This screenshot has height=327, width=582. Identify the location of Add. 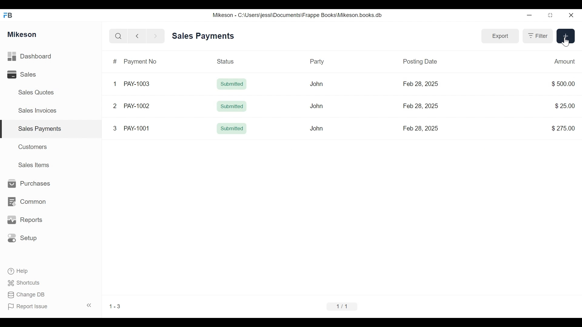
(565, 36).